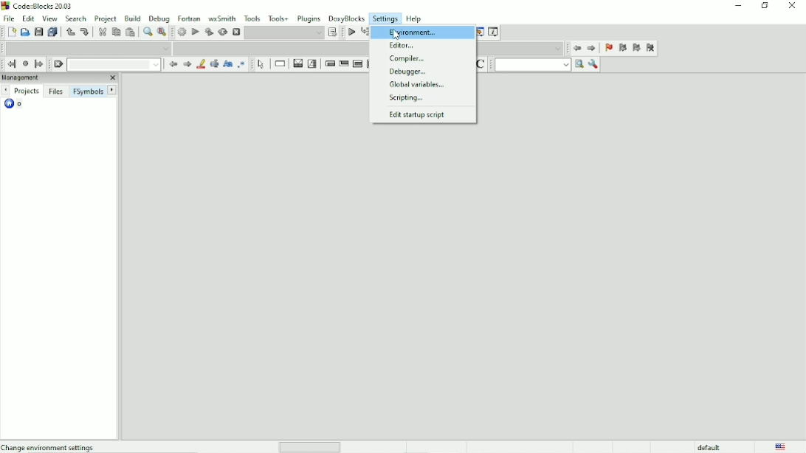 Image resolution: width=806 pixels, height=453 pixels. What do you see at coordinates (482, 64) in the screenshot?
I see `Toggle comments` at bounding box center [482, 64].